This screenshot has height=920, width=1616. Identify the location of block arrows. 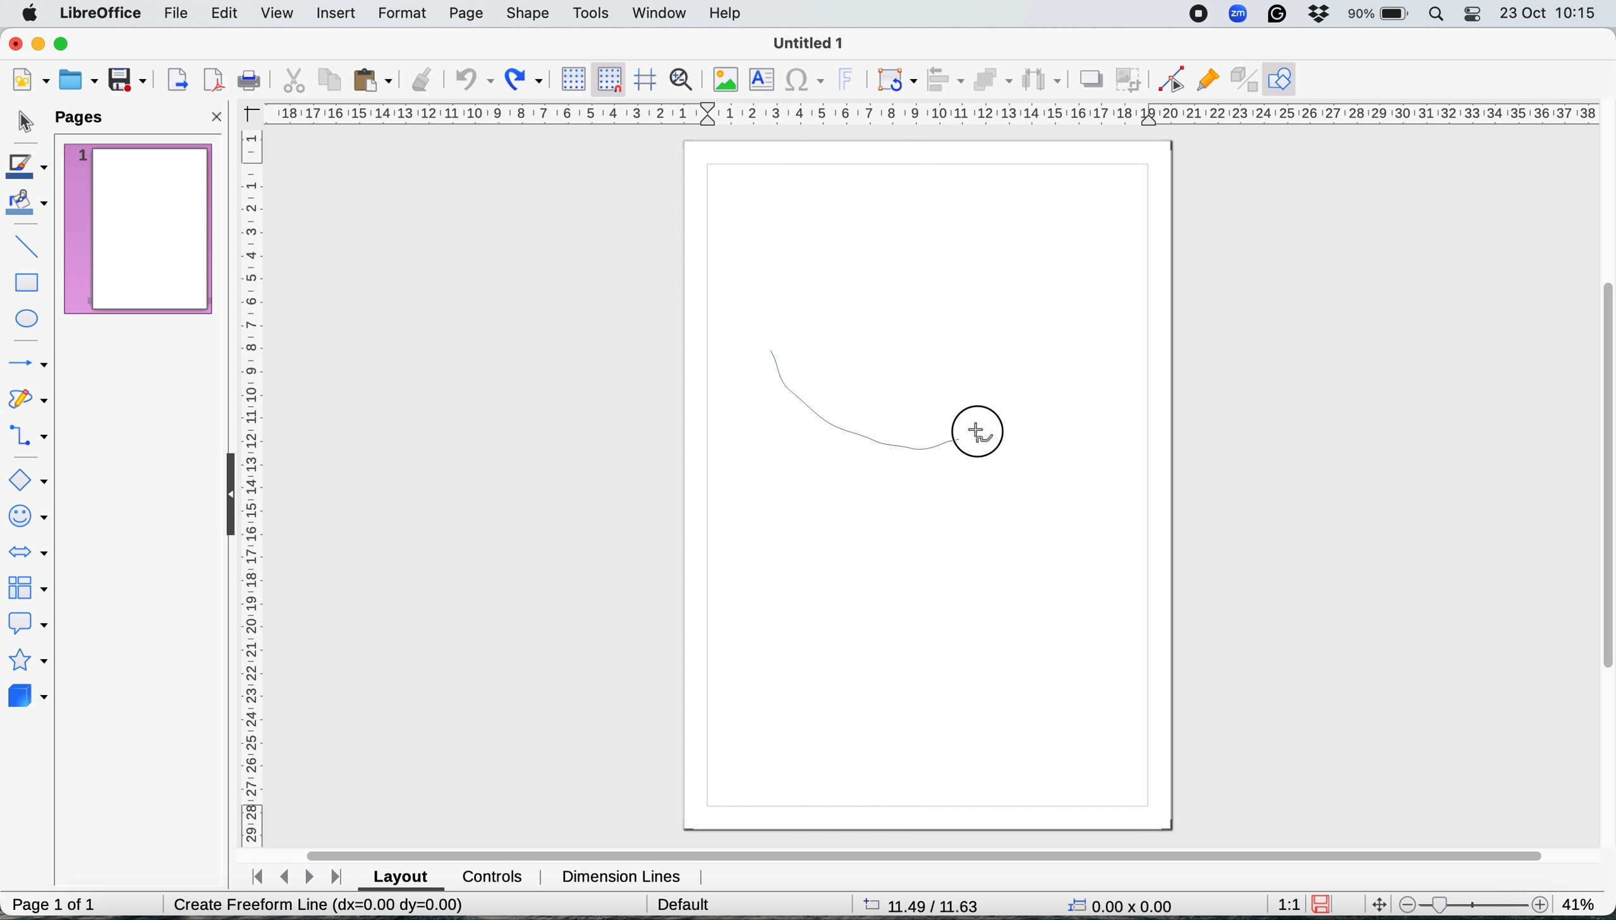
(30, 548).